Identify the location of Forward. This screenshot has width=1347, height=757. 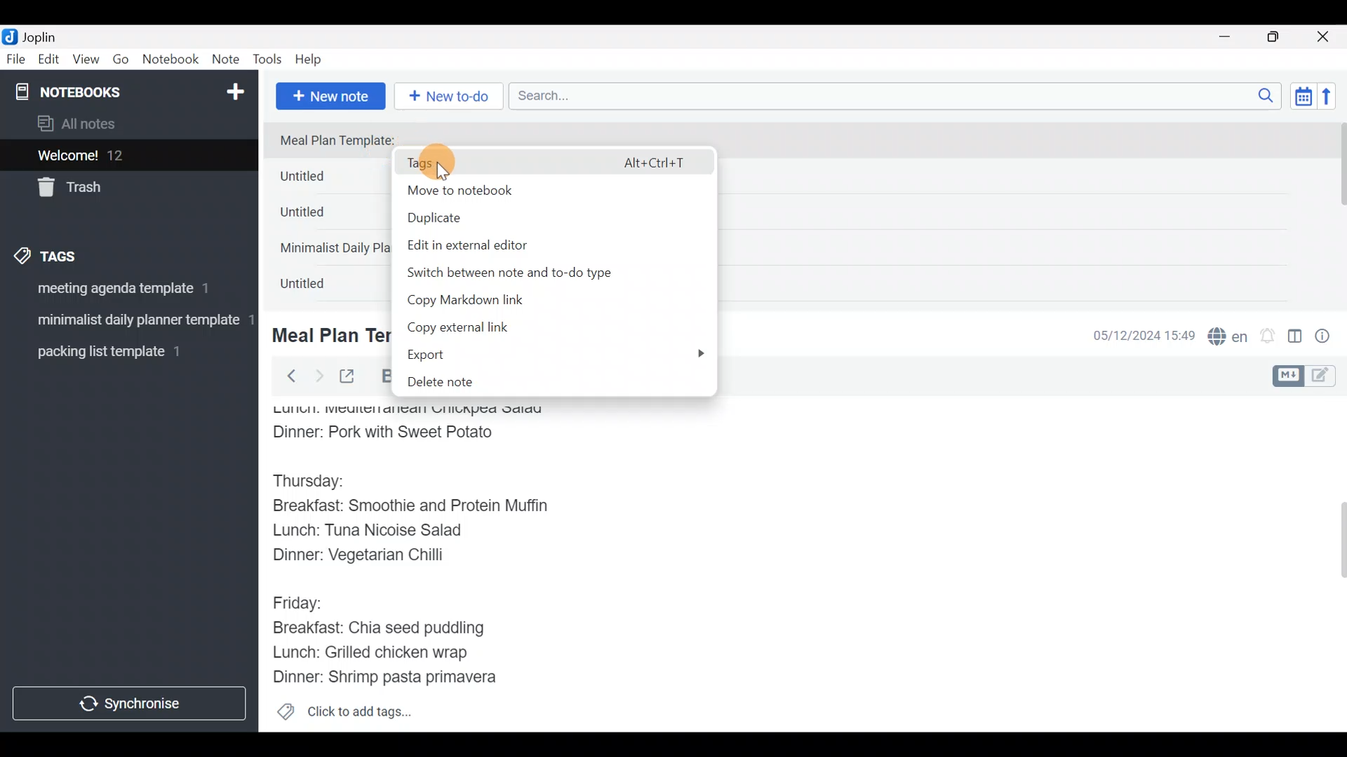
(319, 376).